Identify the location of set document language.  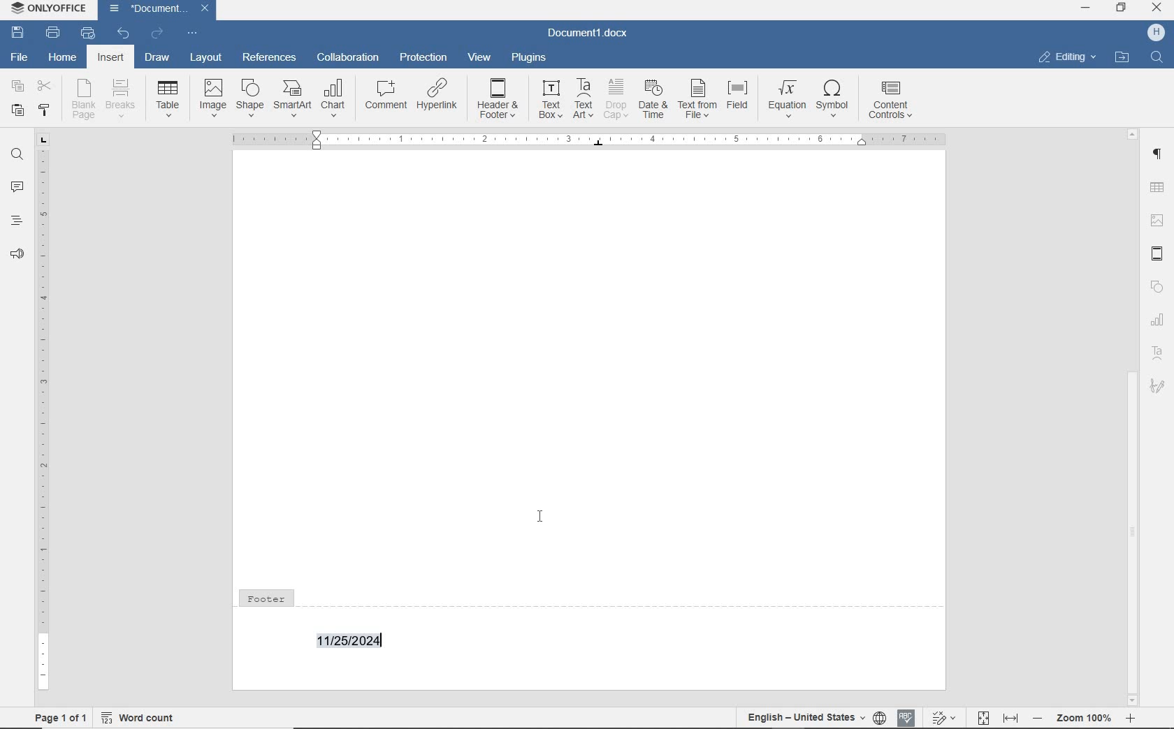
(880, 718).